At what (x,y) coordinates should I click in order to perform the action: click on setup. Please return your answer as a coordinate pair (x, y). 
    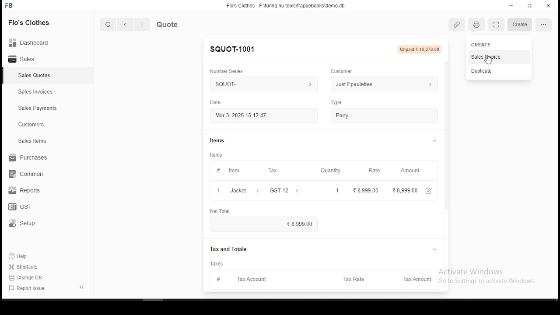
    Looking at the image, I should click on (29, 224).